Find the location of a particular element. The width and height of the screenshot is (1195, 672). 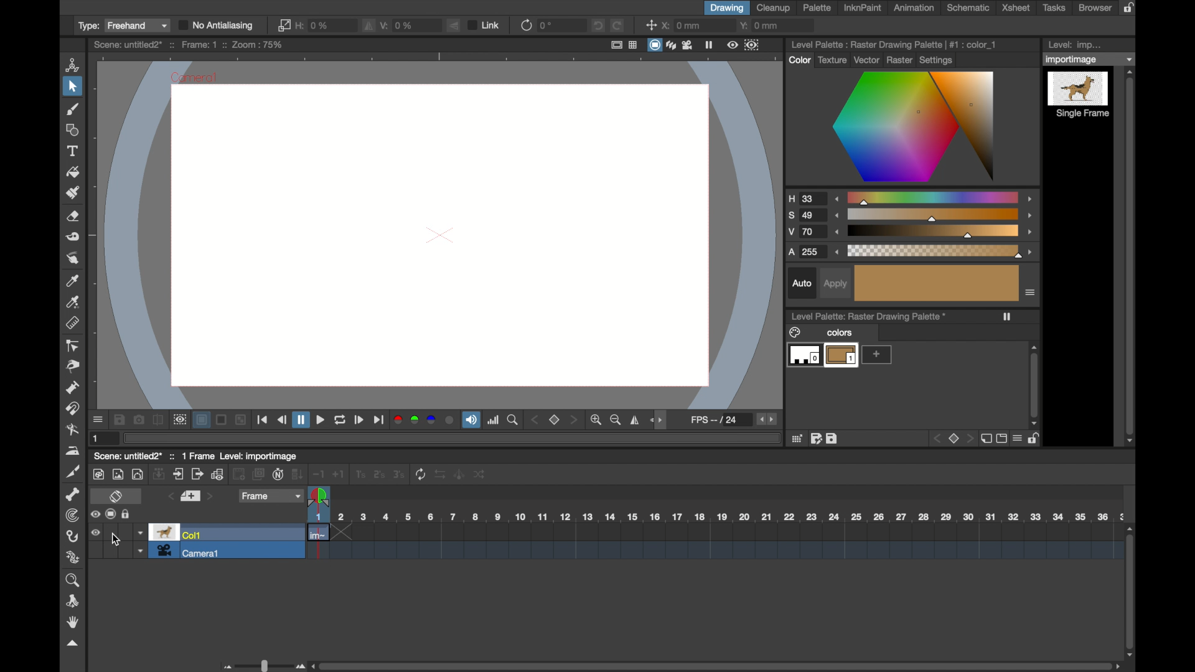

selection tool is located at coordinates (72, 86).